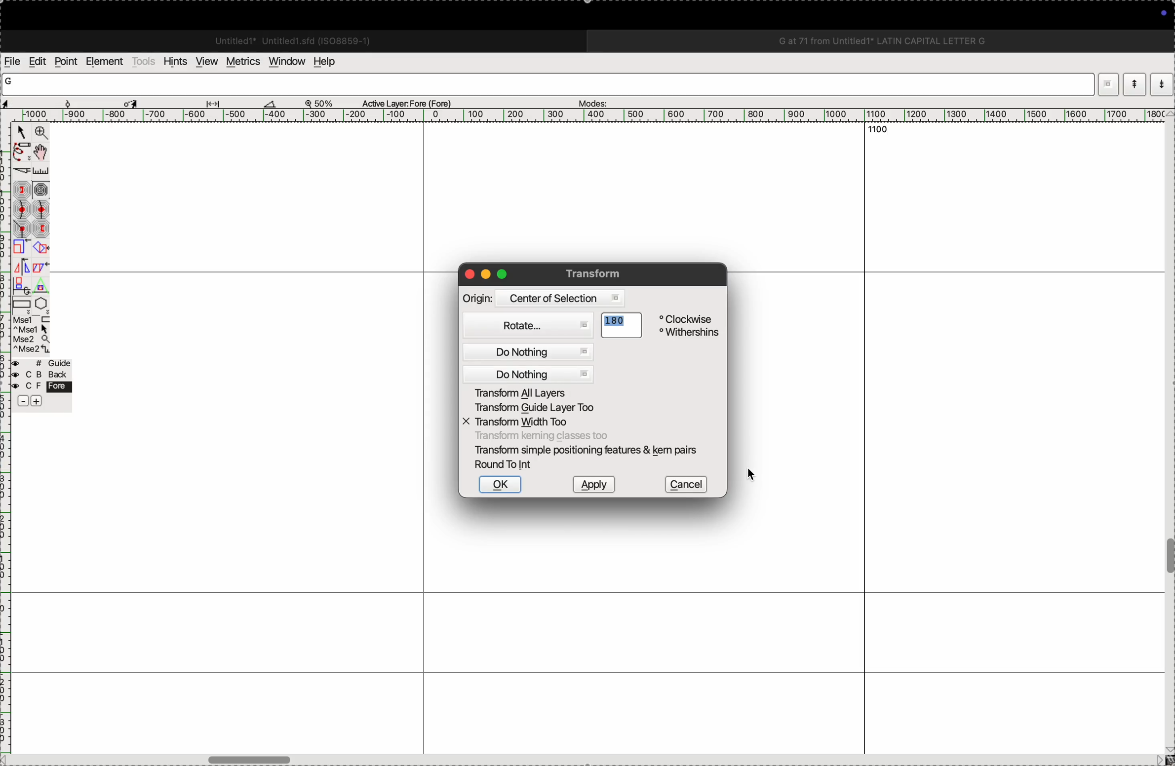  I want to click on edits, so click(38, 62).